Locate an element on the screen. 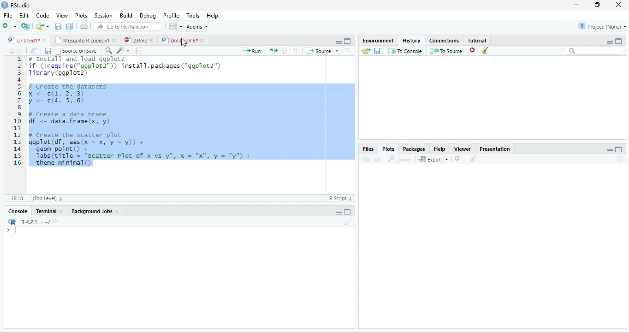  Previous plot is located at coordinates (366, 159).